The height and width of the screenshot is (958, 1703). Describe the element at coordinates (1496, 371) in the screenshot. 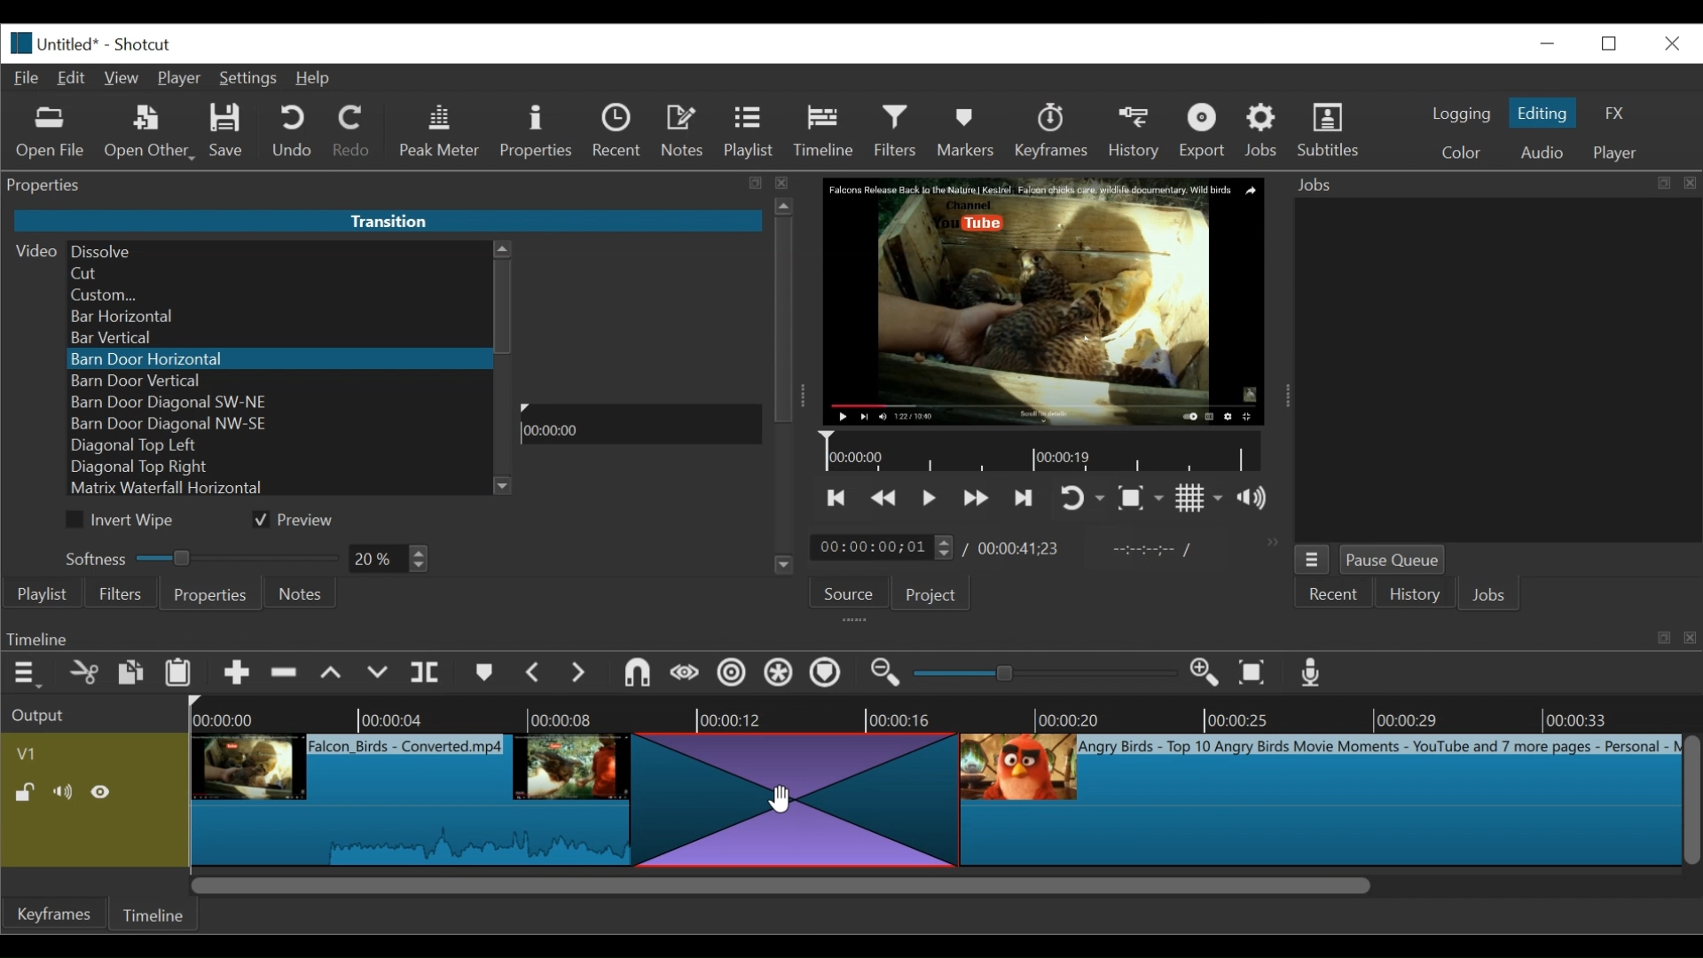

I see `Job Panel` at that location.